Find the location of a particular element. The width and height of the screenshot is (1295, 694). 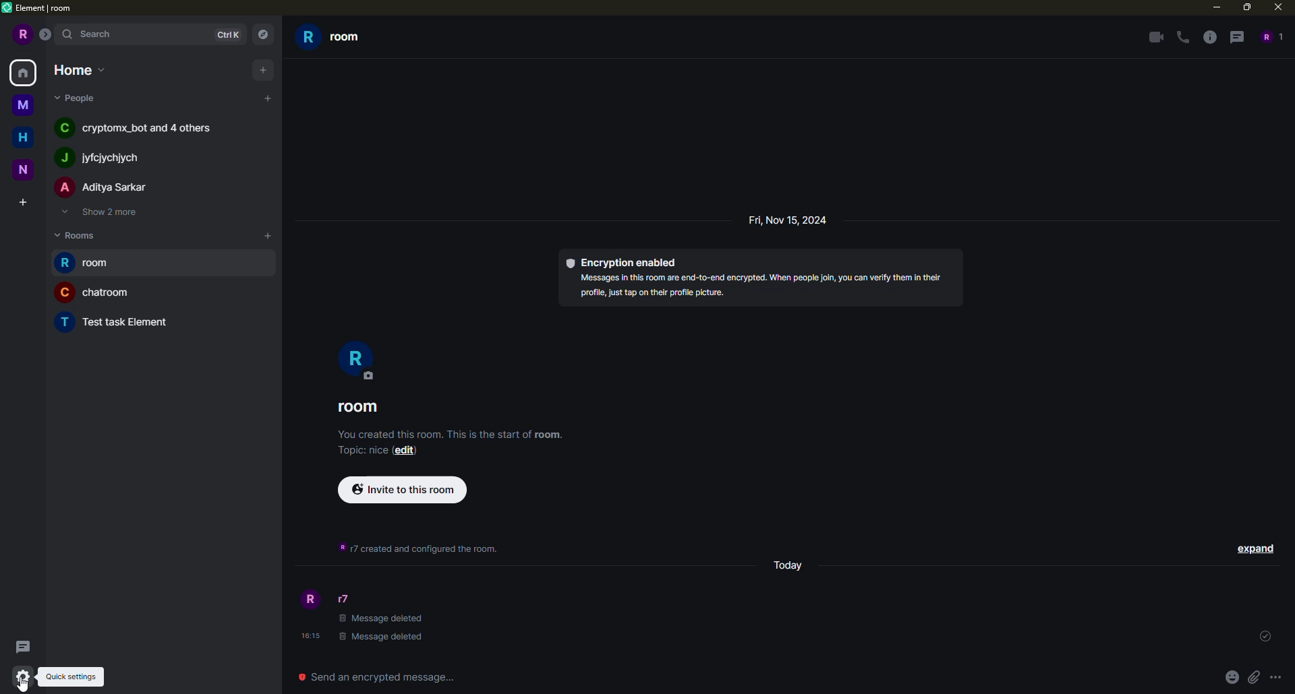

close is located at coordinates (1280, 7).